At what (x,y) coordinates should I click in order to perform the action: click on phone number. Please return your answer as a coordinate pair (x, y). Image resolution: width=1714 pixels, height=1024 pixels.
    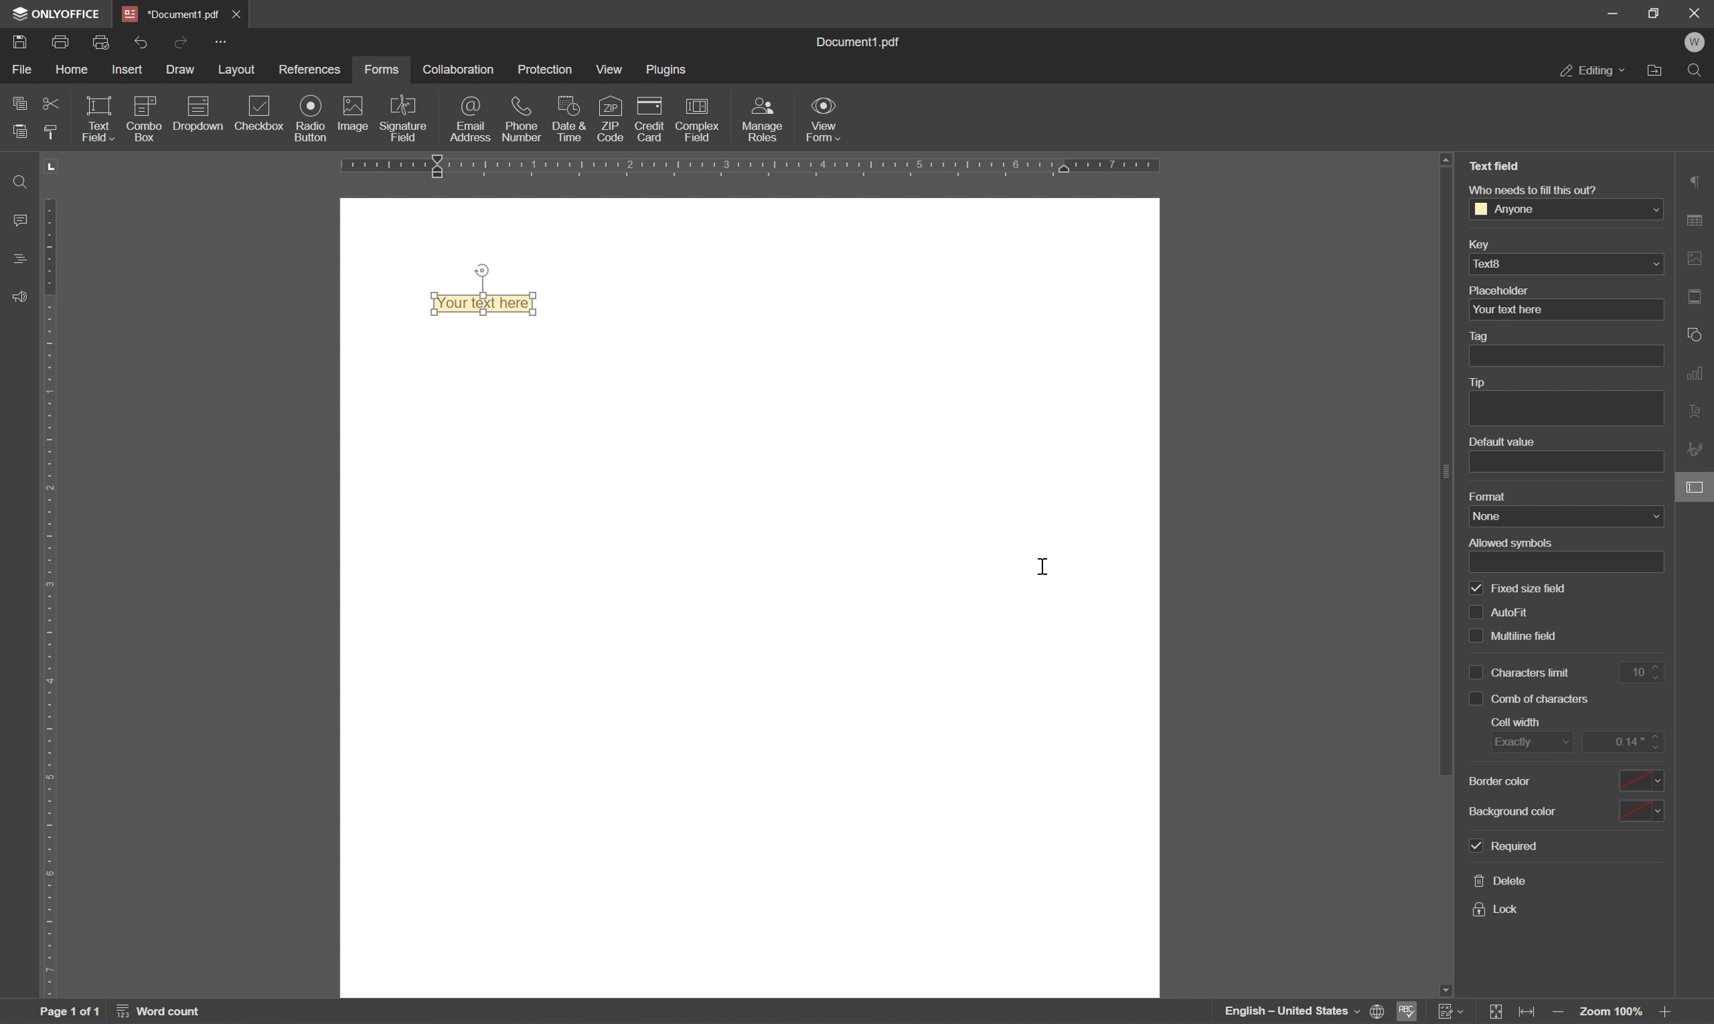
    Looking at the image, I should click on (522, 119).